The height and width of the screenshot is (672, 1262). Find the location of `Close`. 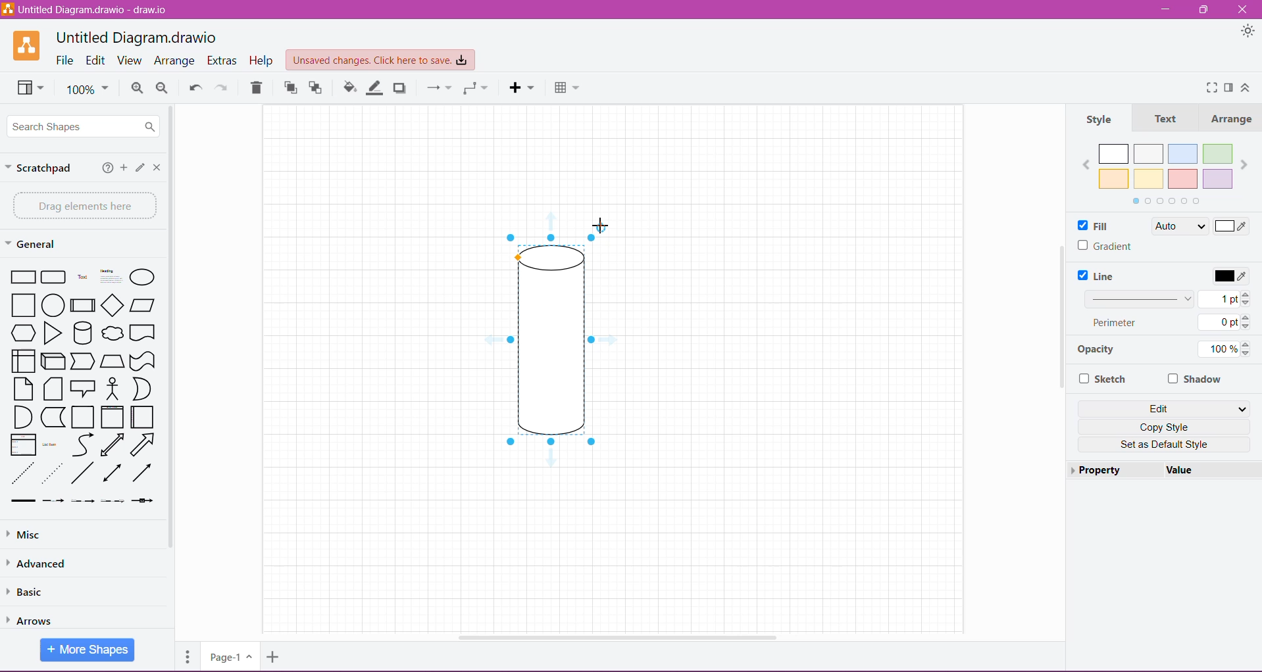

Close is located at coordinates (1246, 10).